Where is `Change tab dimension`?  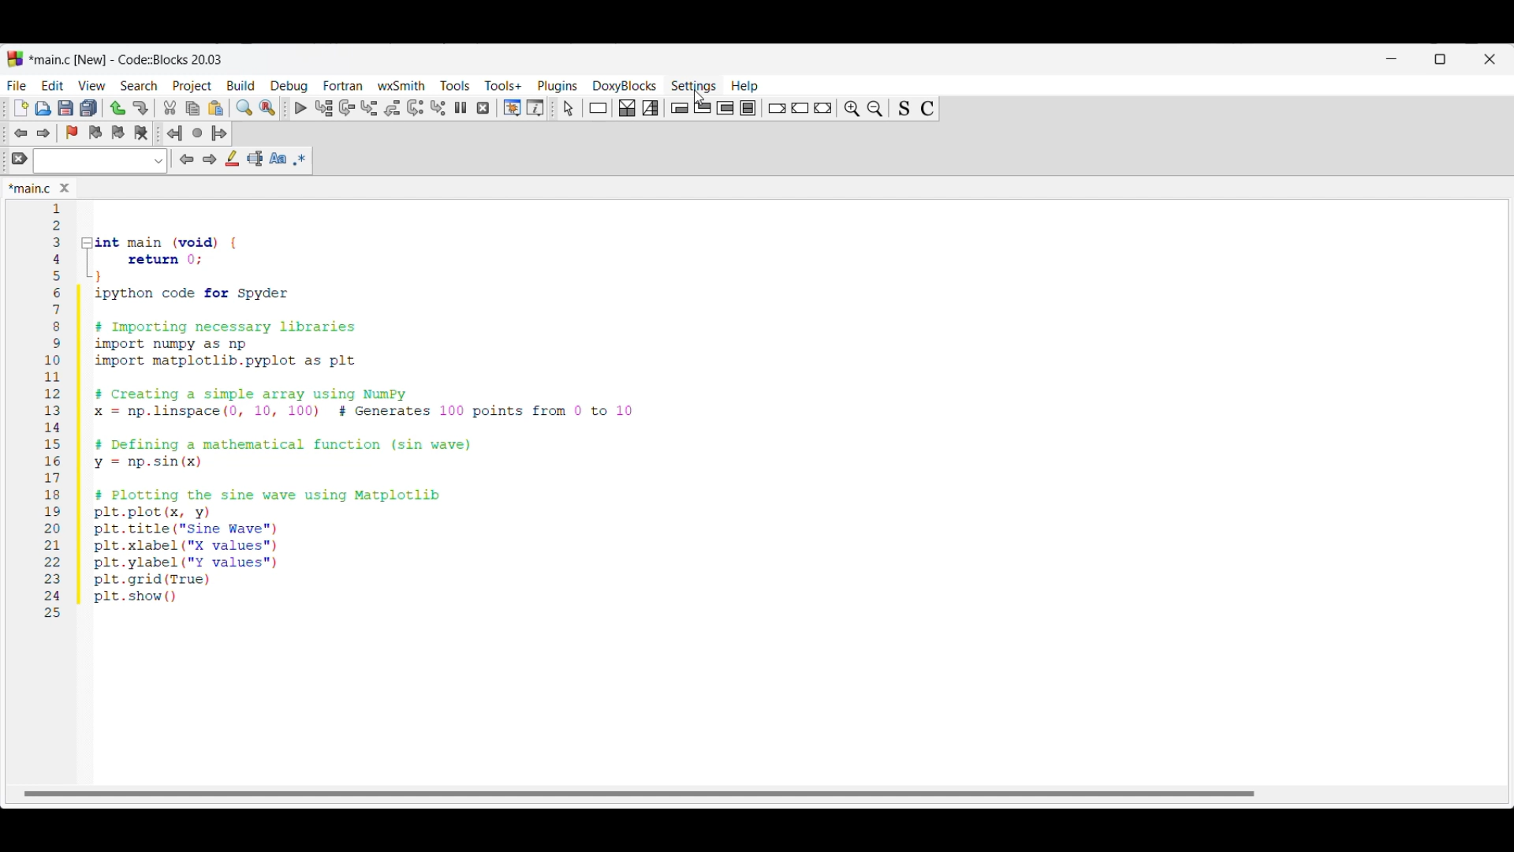 Change tab dimension is located at coordinates (1441, 59).